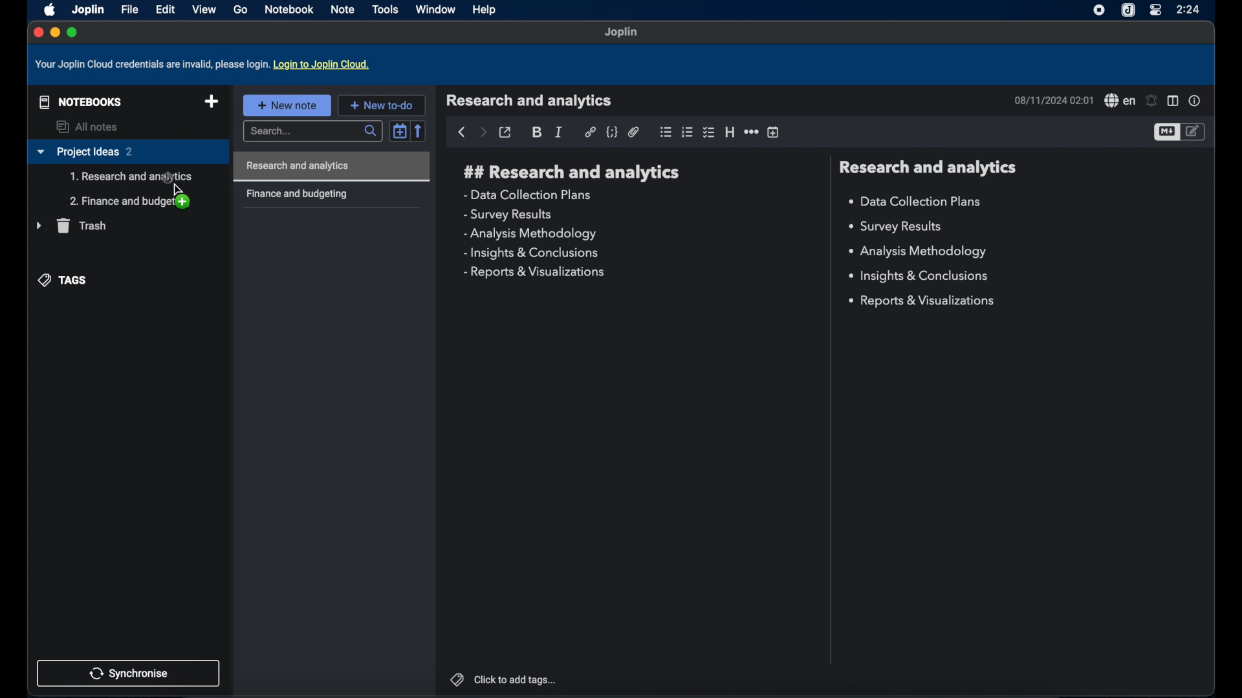 Image resolution: width=1242 pixels, height=698 pixels. Describe the element at coordinates (538, 132) in the screenshot. I see `bold` at that location.